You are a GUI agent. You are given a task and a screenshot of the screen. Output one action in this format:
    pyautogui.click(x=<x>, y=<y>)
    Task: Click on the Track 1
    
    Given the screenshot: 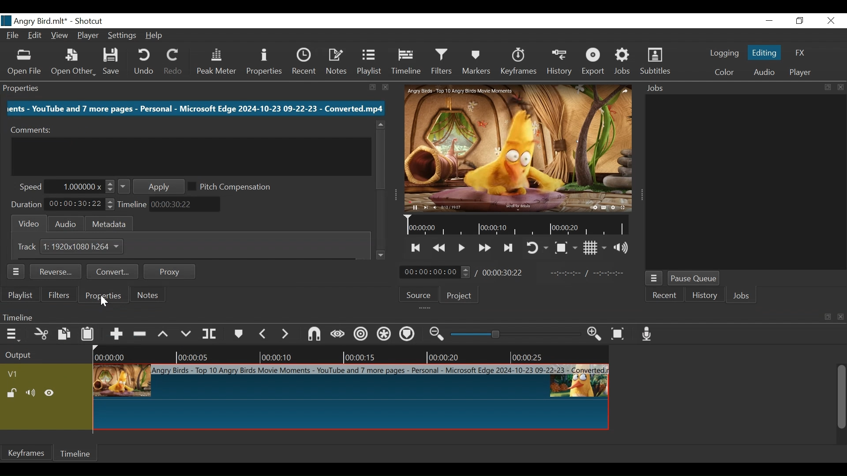 What is the action you would take?
    pyautogui.click(x=31, y=246)
    